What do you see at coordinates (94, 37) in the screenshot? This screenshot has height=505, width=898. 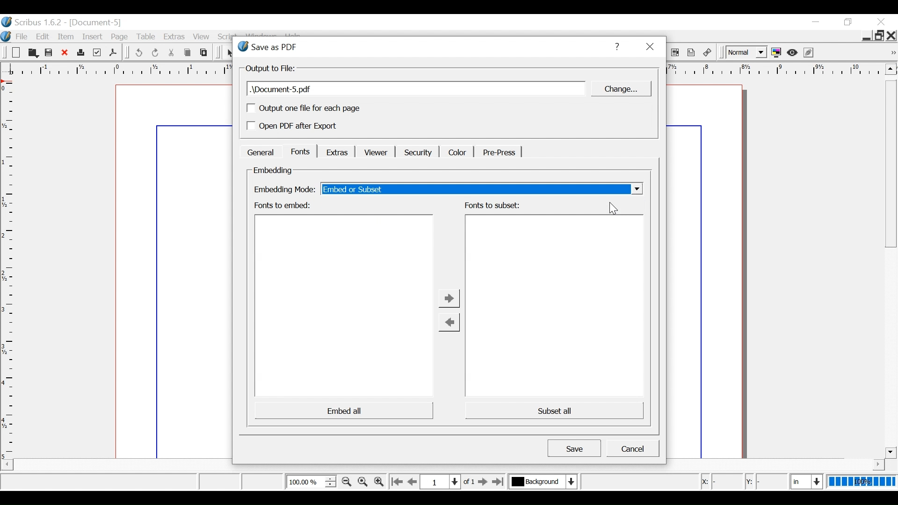 I see `Insert ` at bounding box center [94, 37].